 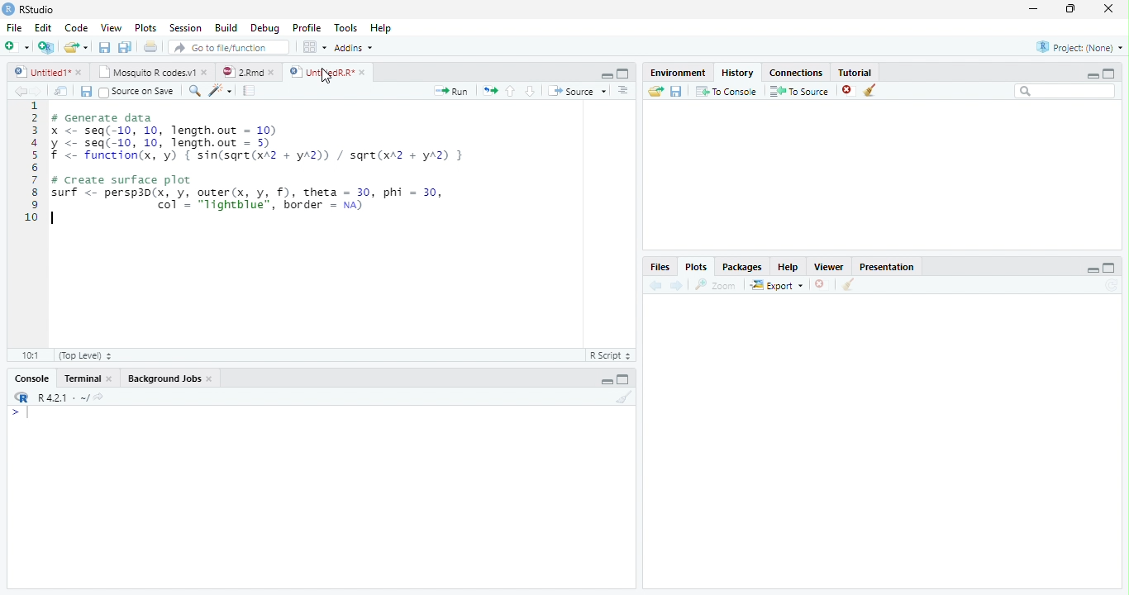 I want to click on Viewer, so click(x=828, y=266).